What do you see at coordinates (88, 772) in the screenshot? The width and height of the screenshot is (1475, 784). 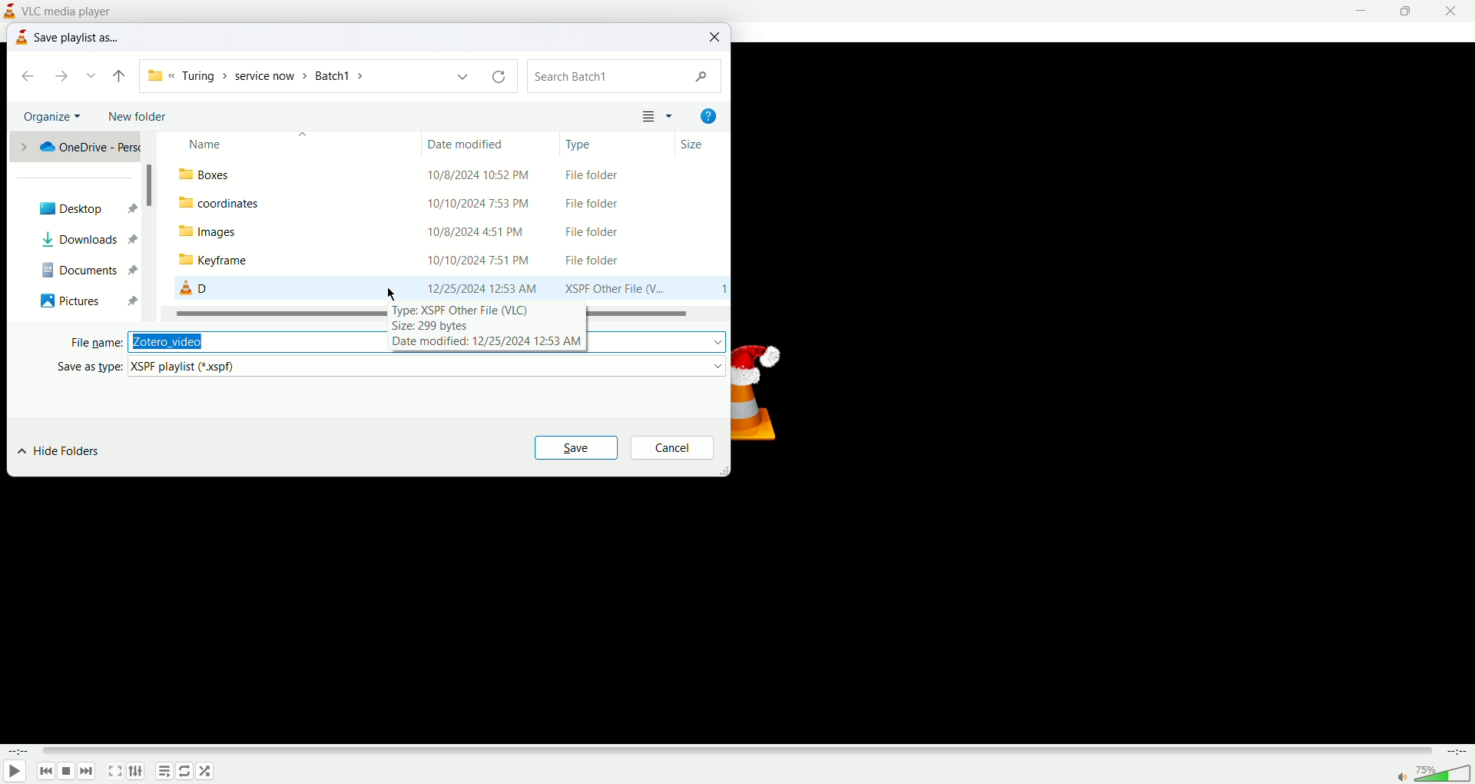 I see `next` at bounding box center [88, 772].